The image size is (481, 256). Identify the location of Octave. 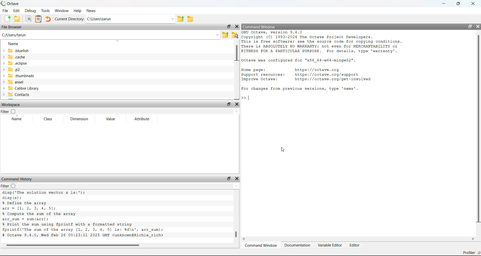
(14, 3).